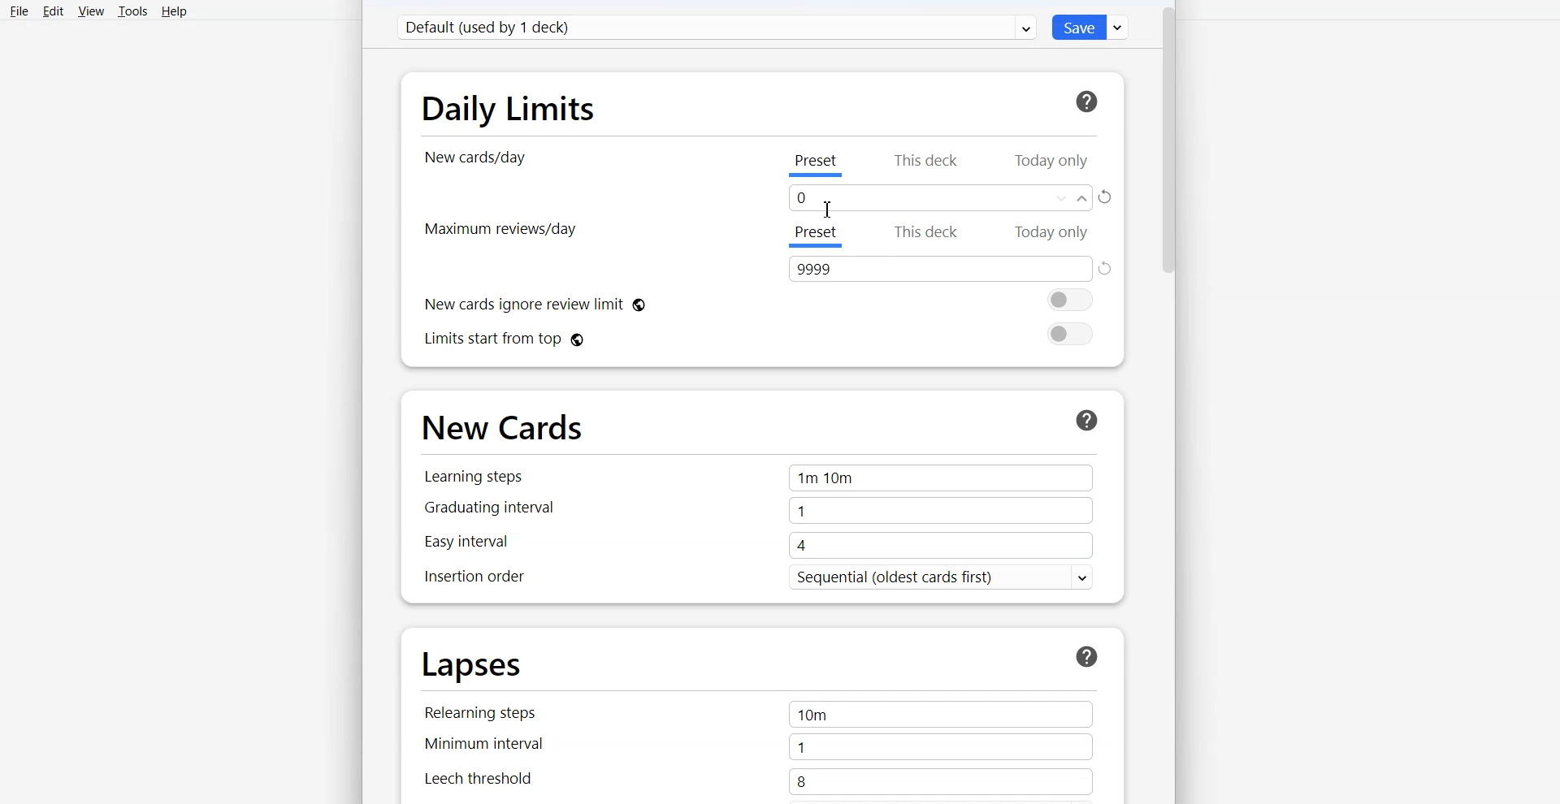  What do you see at coordinates (1162, 402) in the screenshot?
I see `Vertical scroll bar` at bounding box center [1162, 402].